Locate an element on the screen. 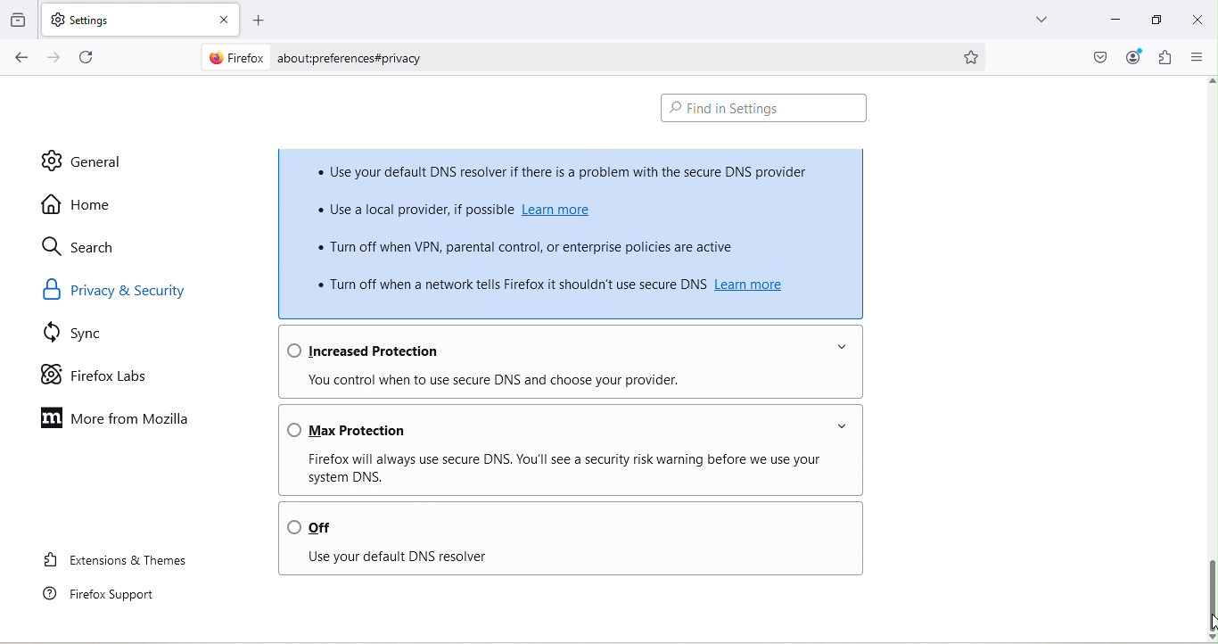 The image size is (1218, 644). You control when to use DNS and choose your provider is located at coordinates (565, 383).